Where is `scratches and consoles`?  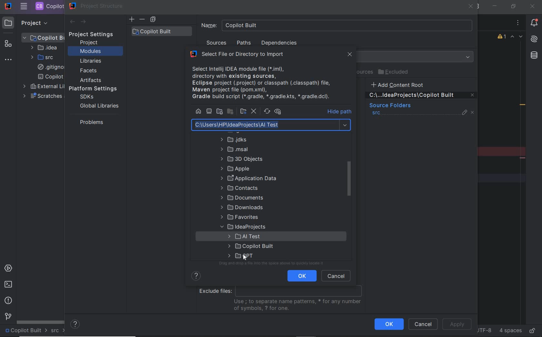 scratches and consoles is located at coordinates (42, 96).